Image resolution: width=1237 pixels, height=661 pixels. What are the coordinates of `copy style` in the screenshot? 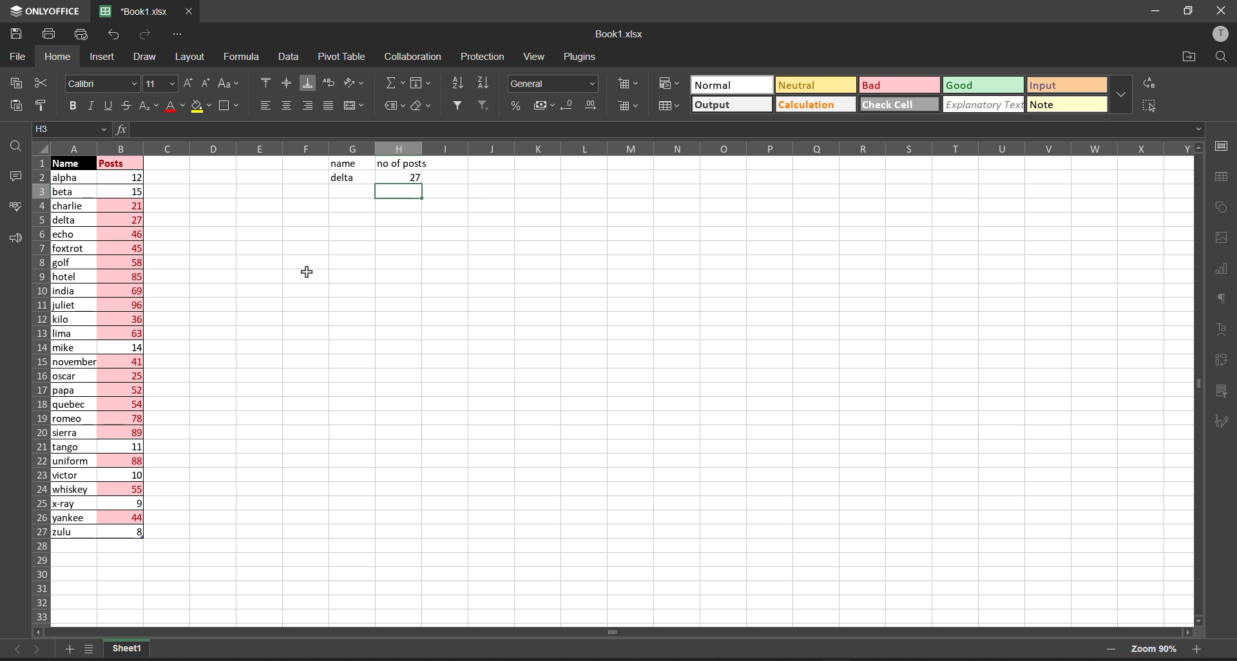 It's located at (45, 104).